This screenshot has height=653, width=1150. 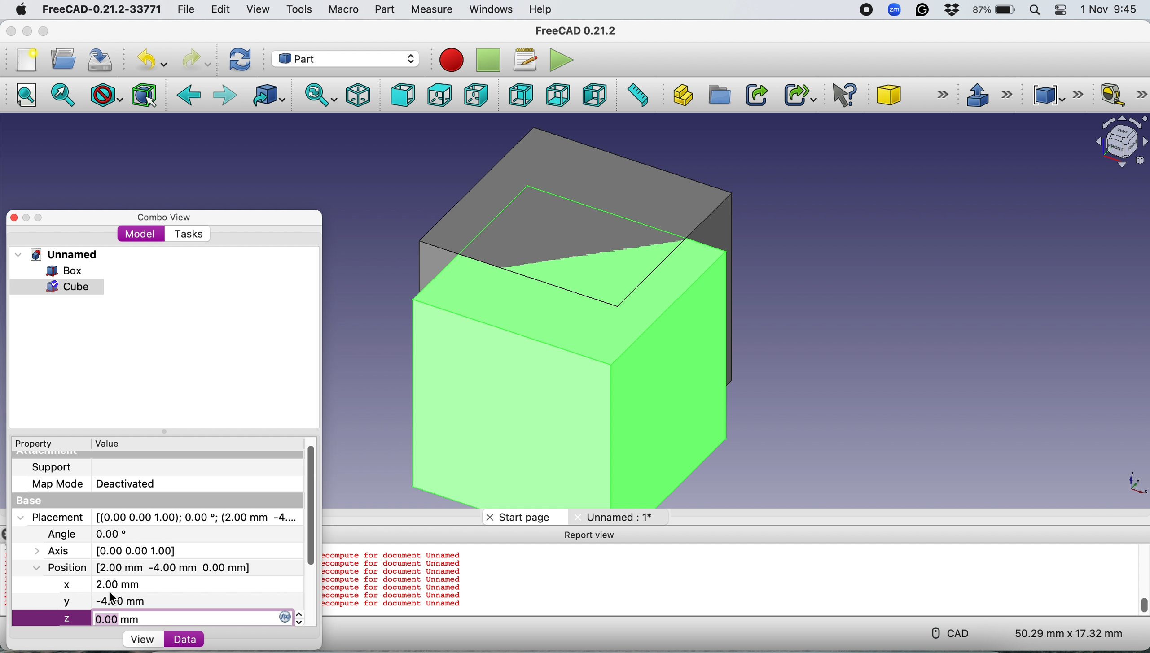 What do you see at coordinates (439, 96) in the screenshot?
I see `Top` at bounding box center [439, 96].